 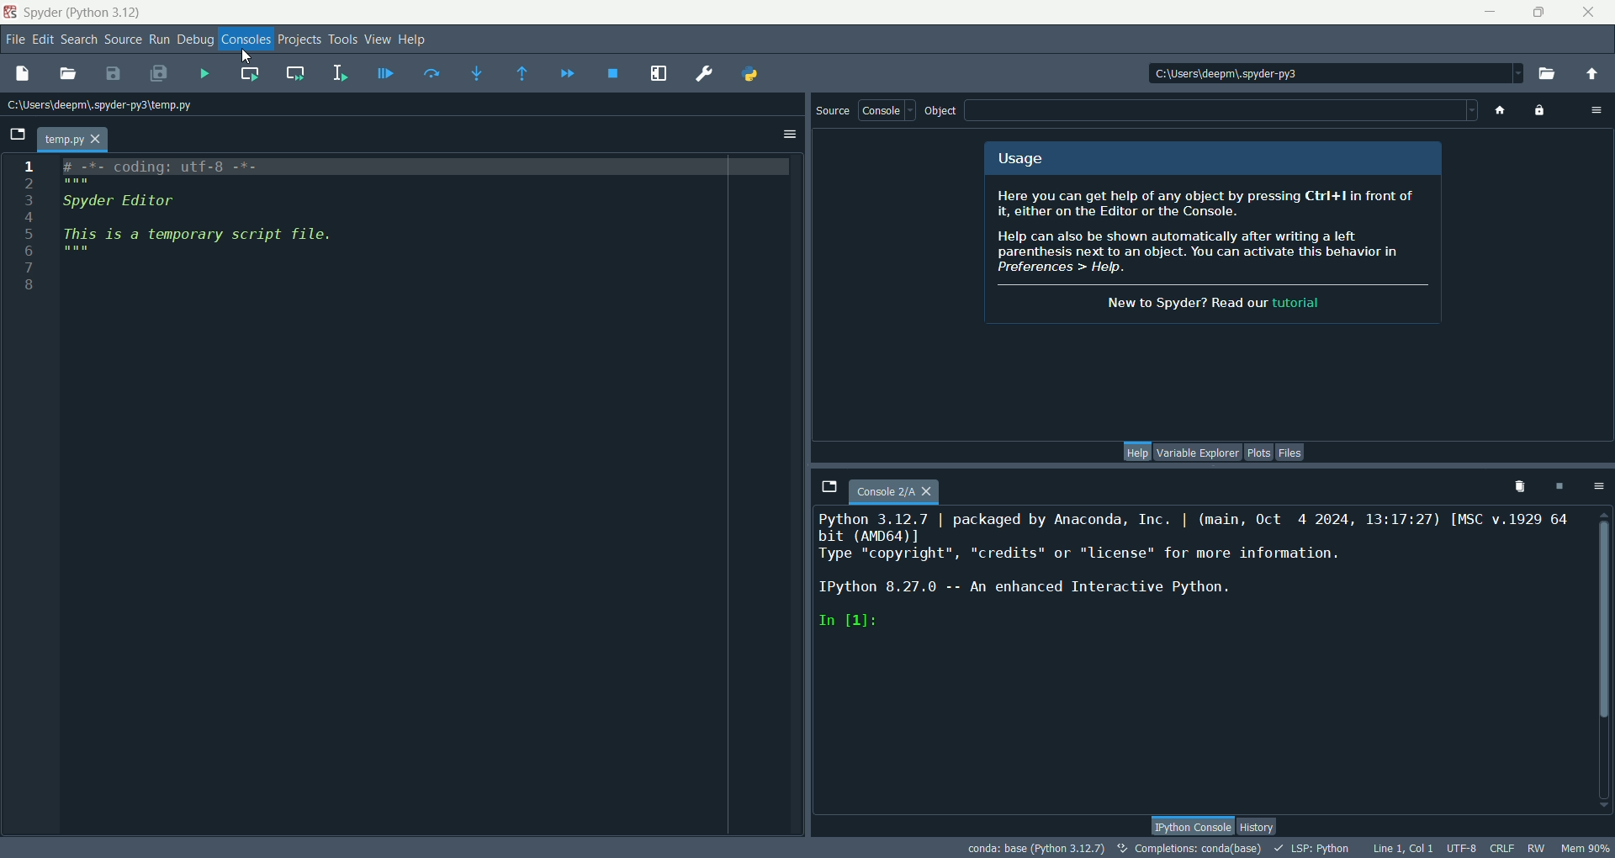 I want to click on info about spyder, so click(x=1214, y=252).